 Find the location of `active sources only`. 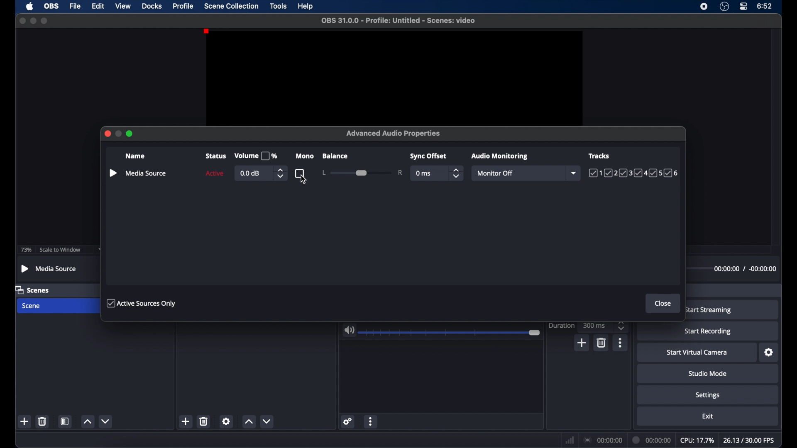

active sources only is located at coordinates (142, 304).